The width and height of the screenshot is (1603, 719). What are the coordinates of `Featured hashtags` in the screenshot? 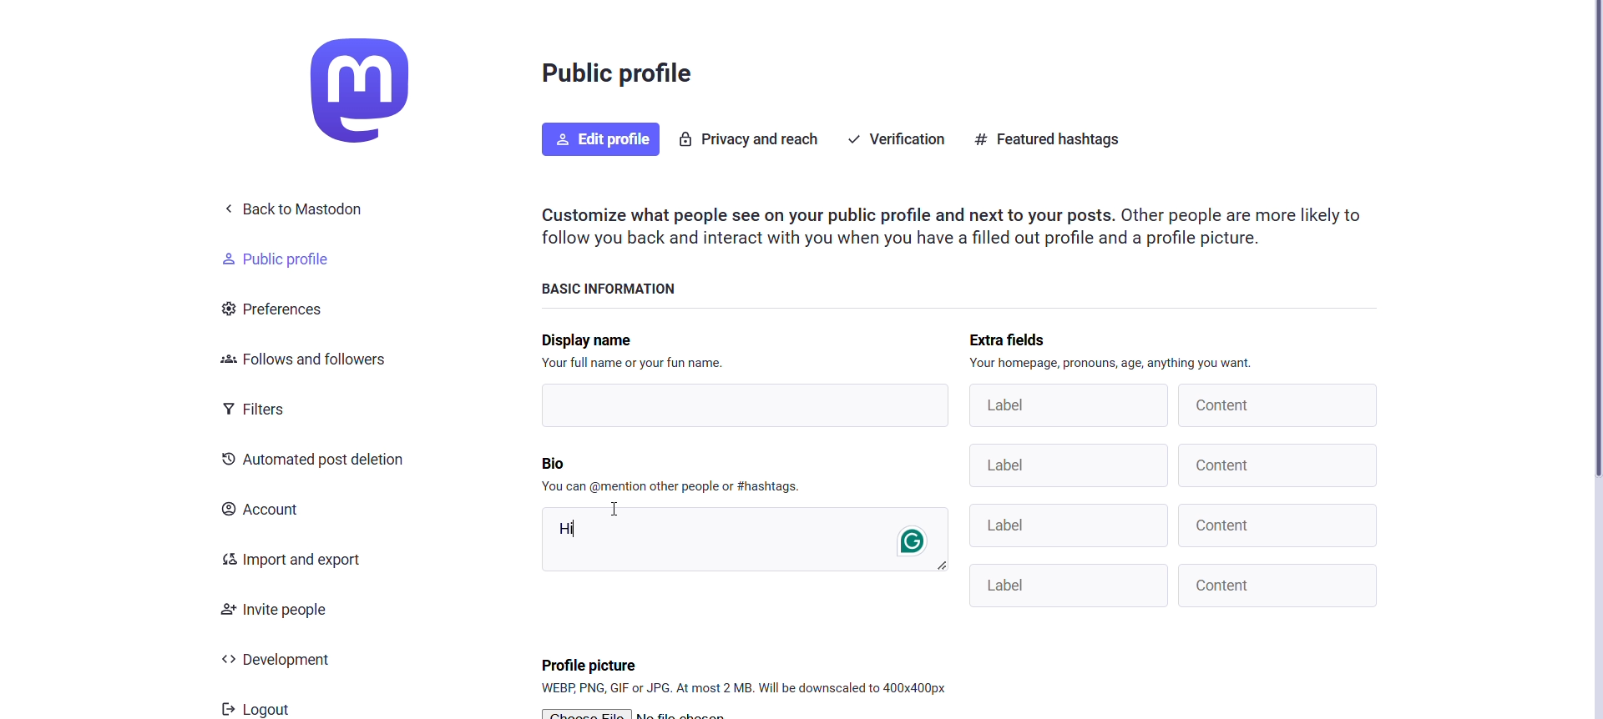 It's located at (1053, 141).